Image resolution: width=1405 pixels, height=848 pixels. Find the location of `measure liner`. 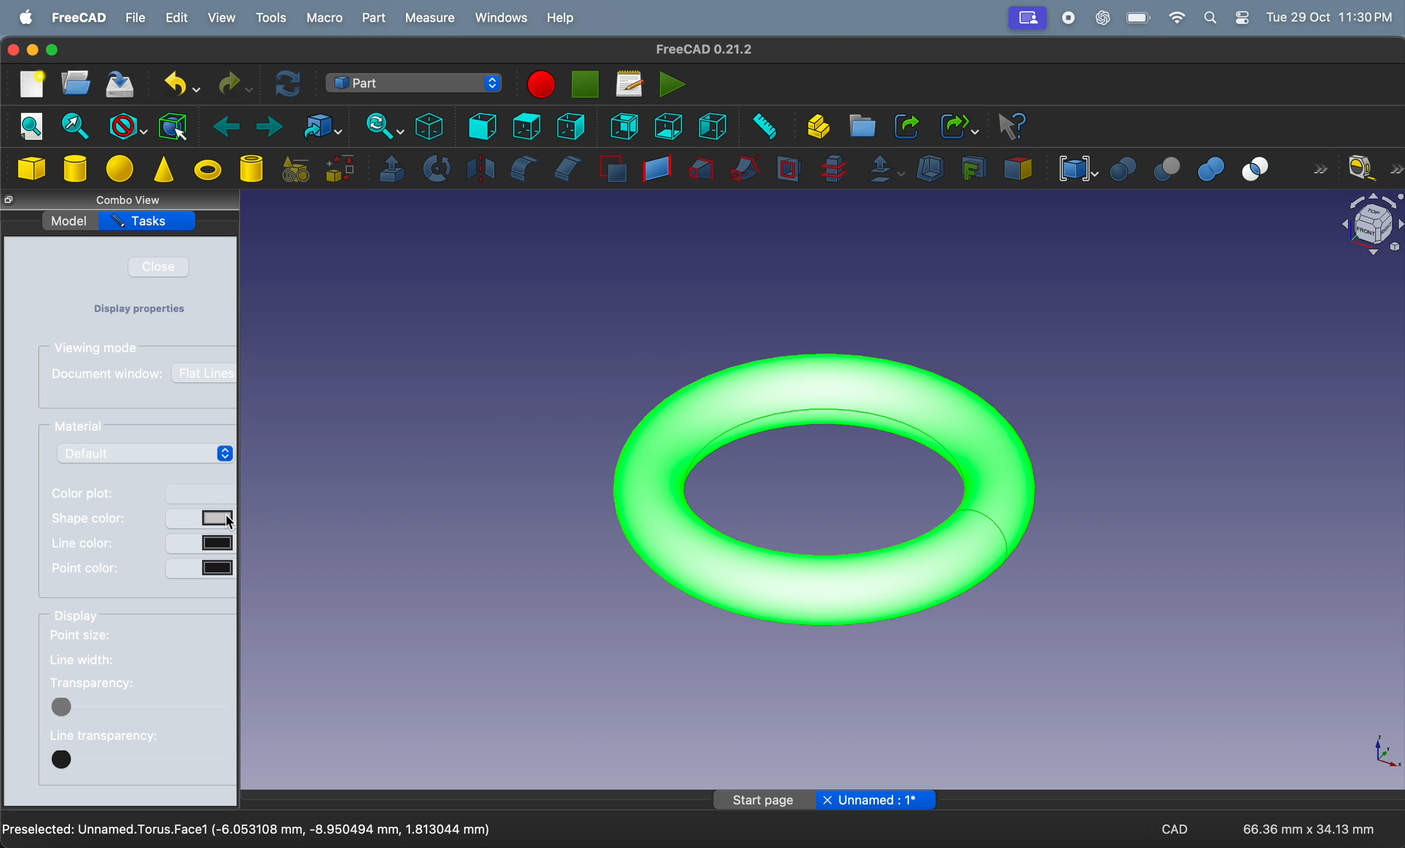

measure liner is located at coordinates (1375, 168).